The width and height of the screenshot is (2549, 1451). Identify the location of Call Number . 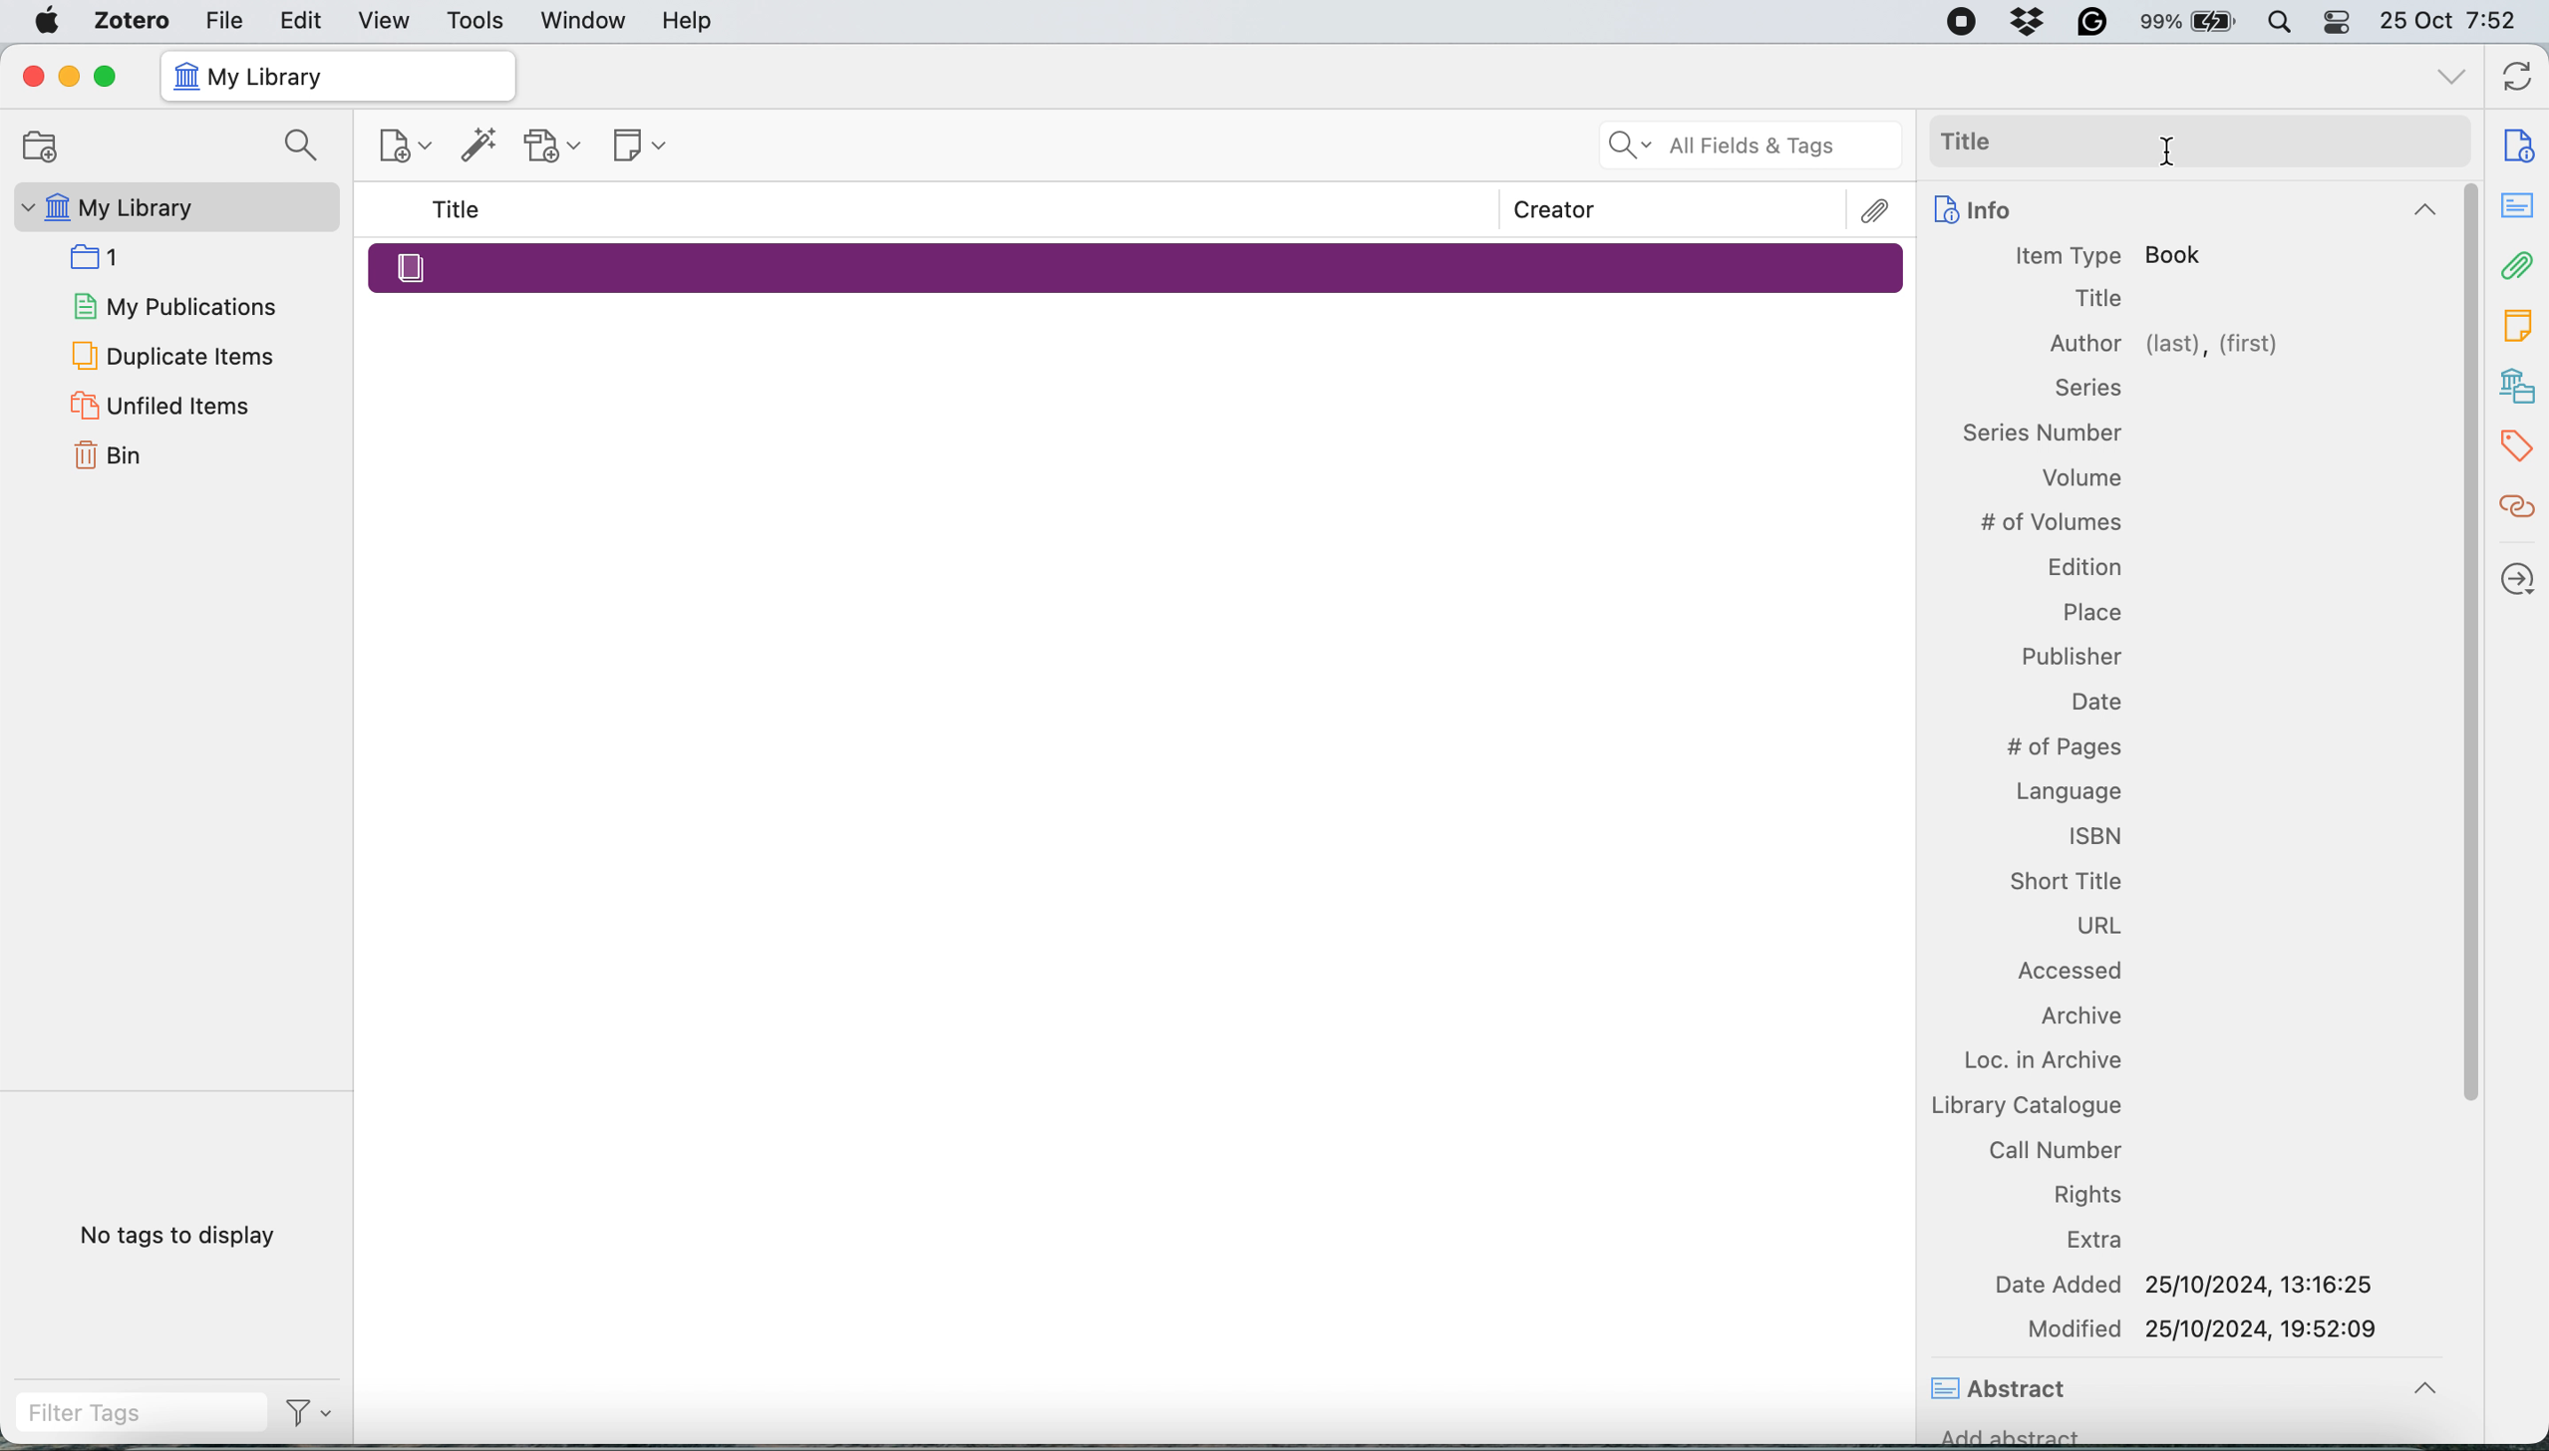
(2056, 1149).